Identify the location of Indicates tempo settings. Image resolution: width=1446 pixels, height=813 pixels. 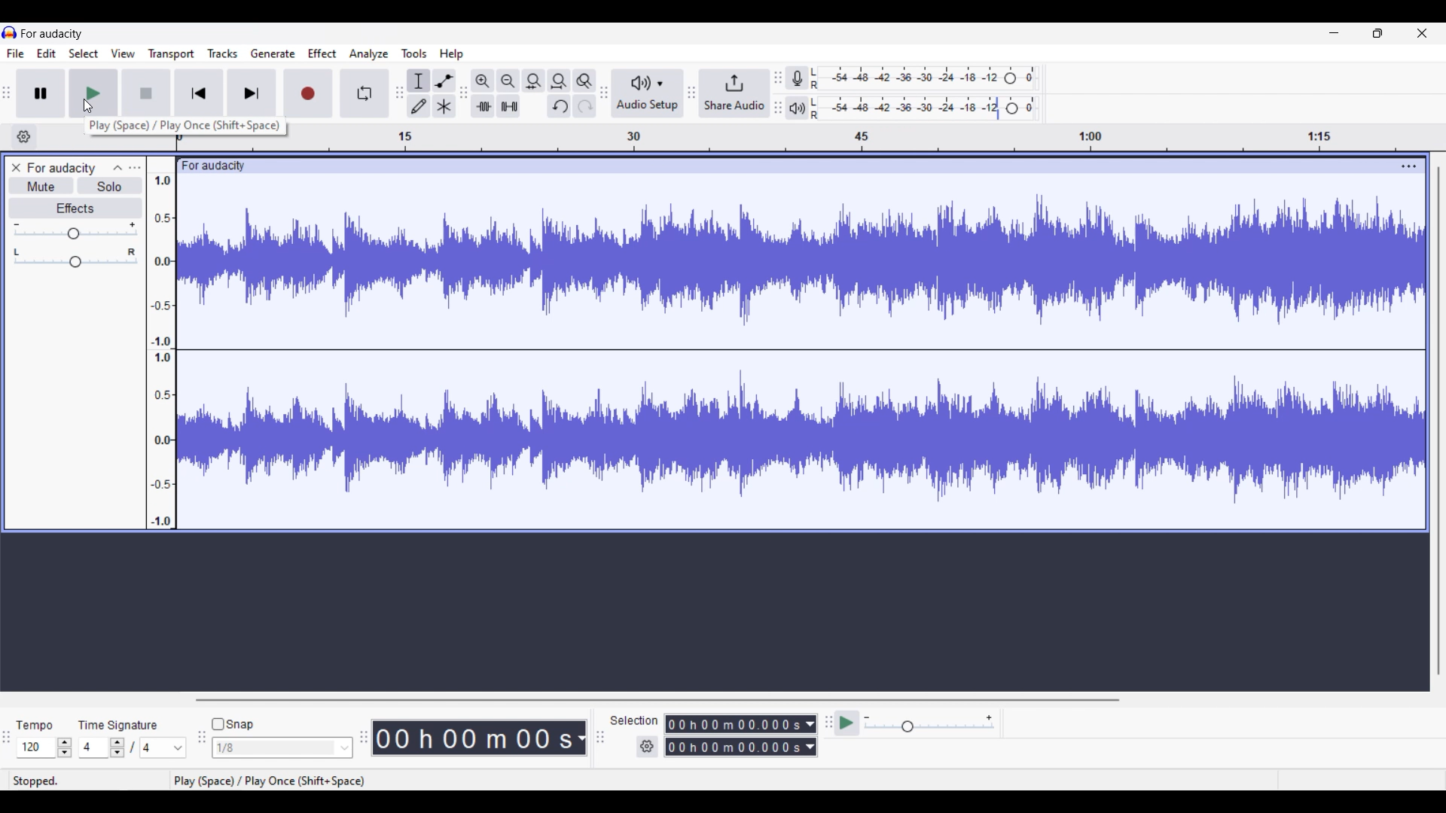
(35, 725).